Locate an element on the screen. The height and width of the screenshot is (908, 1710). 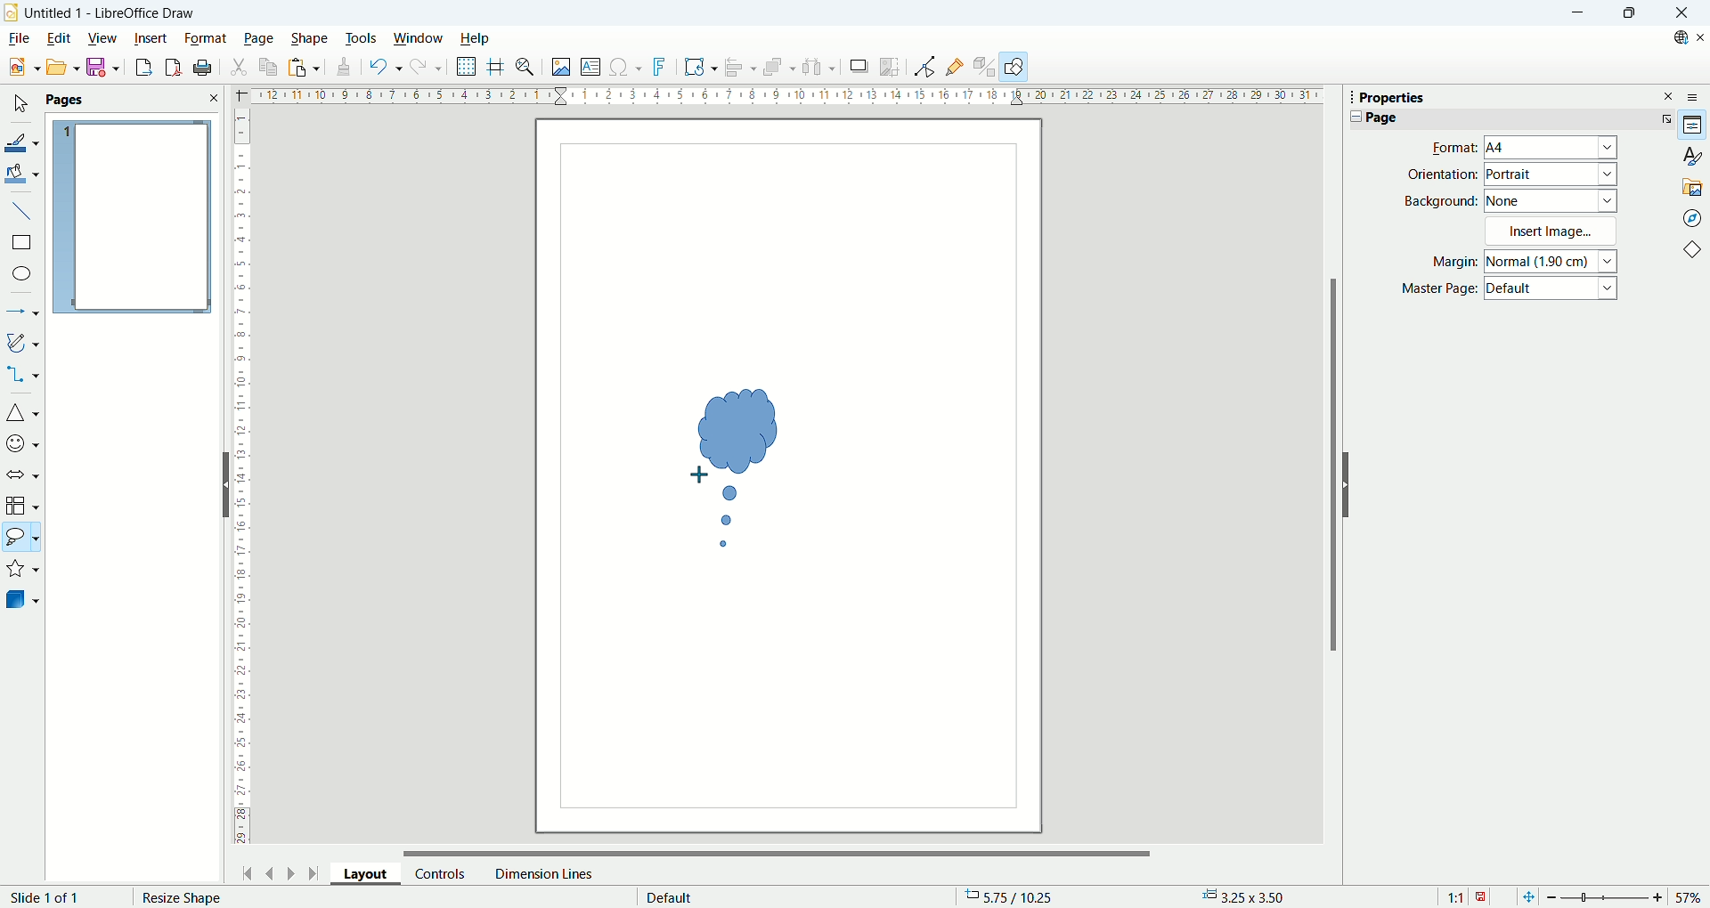
Gallery is located at coordinates (1693, 186).